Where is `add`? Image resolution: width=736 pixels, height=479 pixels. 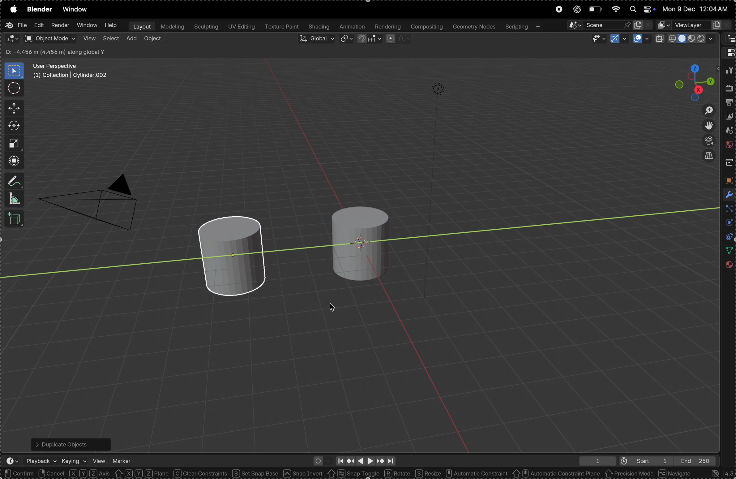 add is located at coordinates (131, 39).